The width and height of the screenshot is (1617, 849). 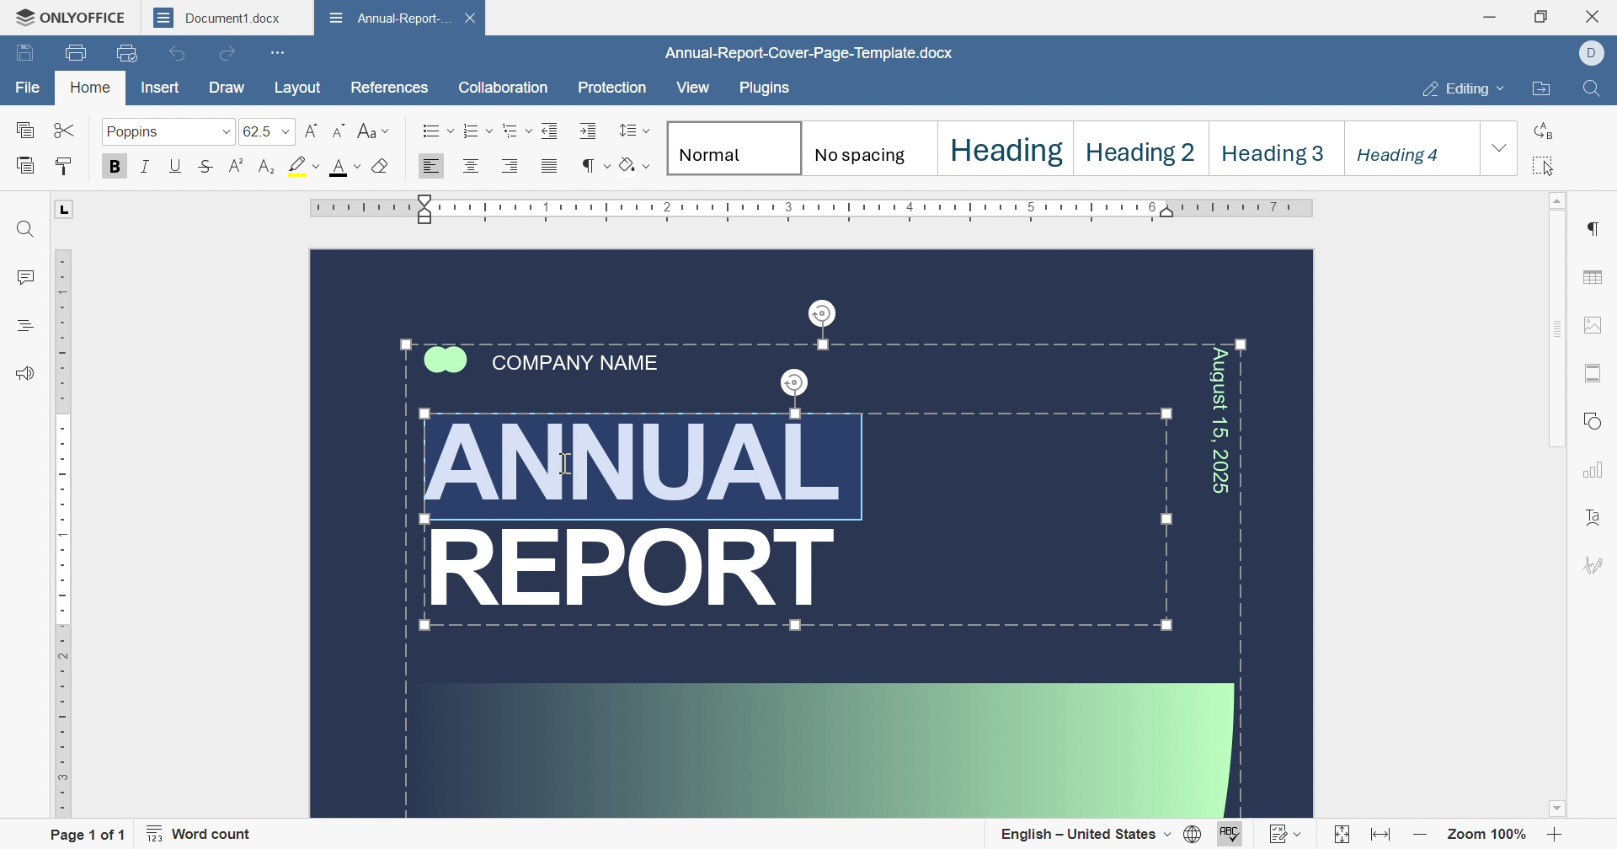 I want to click on quick print, so click(x=125, y=51).